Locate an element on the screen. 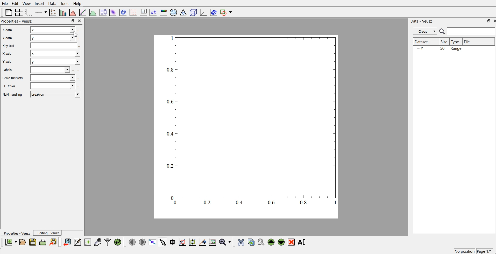 This screenshot has width=496, height=254. Size is located at coordinates (445, 42).